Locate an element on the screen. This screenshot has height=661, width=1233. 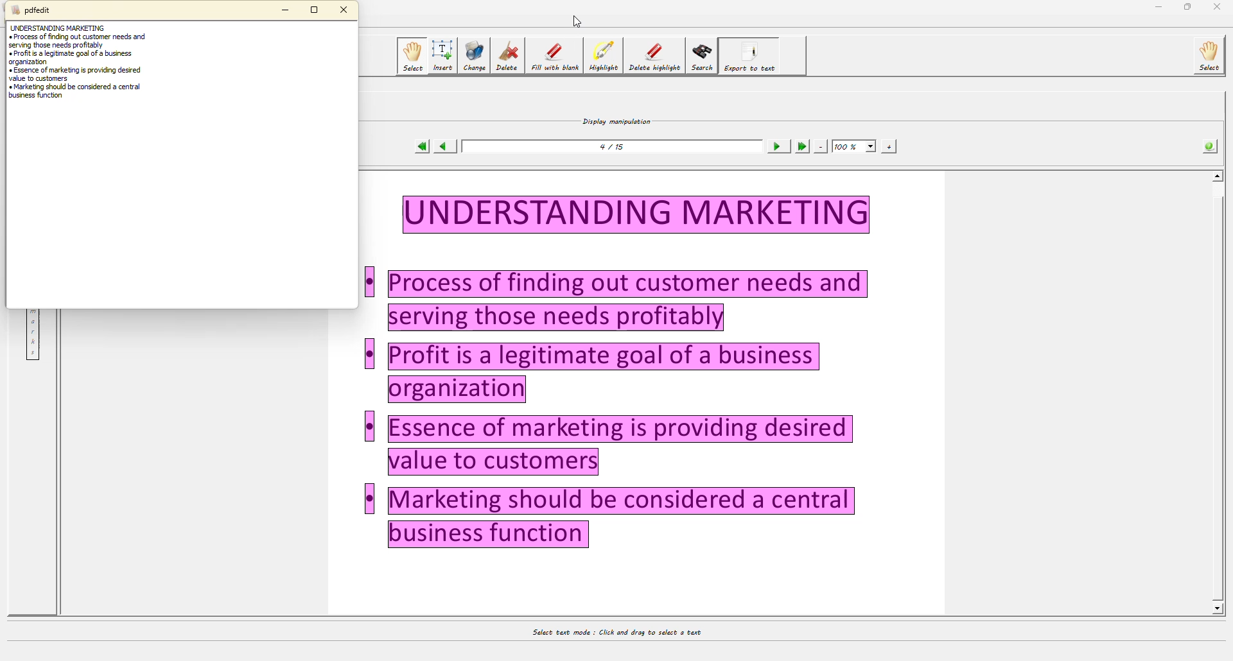
search is located at coordinates (703, 55).